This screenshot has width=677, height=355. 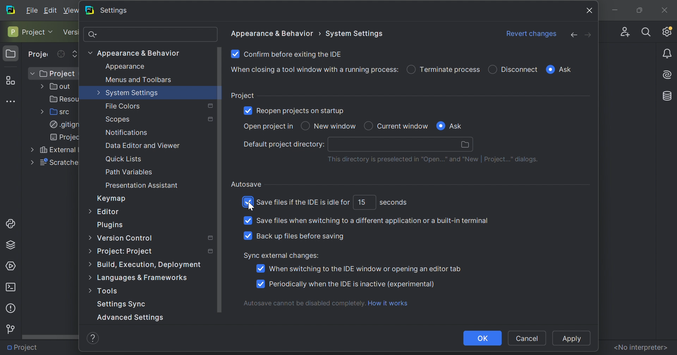 What do you see at coordinates (209, 105) in the screenshot?
I see `Settings marked with this icon are only applied to the current project. Non-marked settings are applied to all projects.` at bounding box center [209, 105].